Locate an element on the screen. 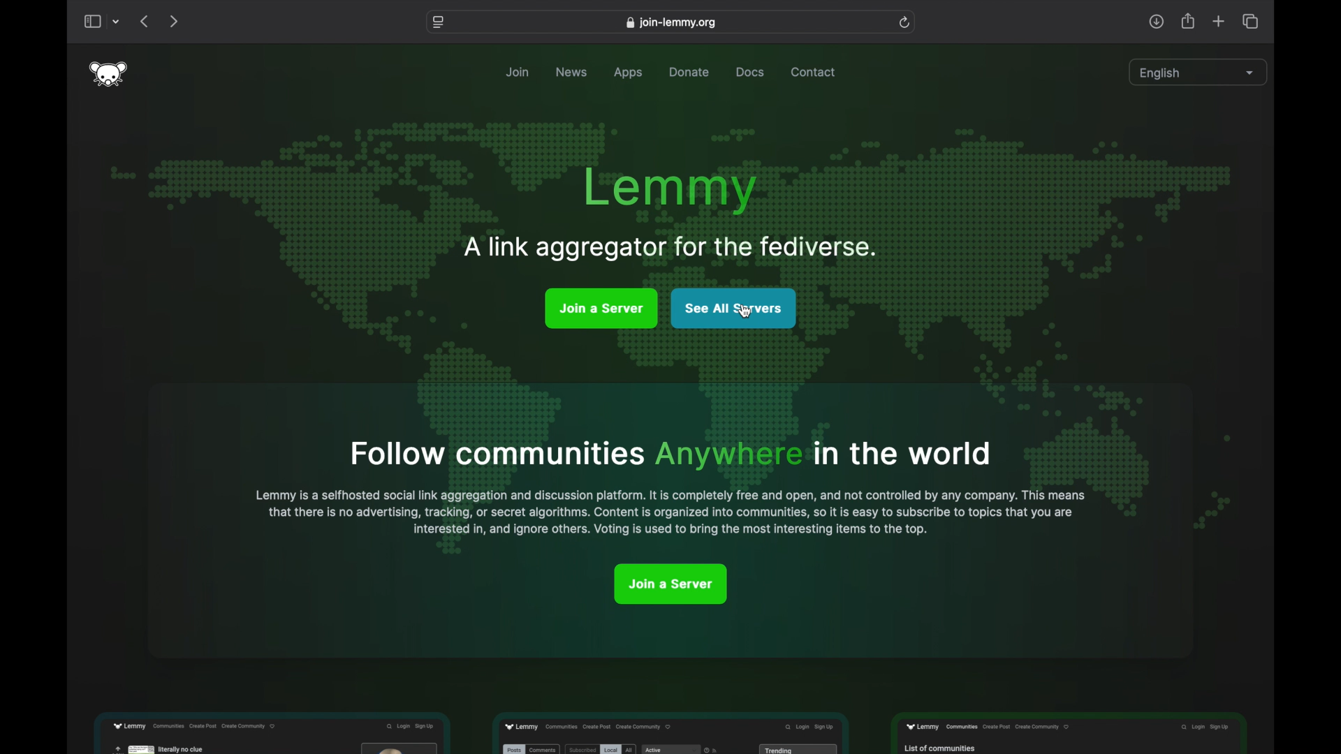  interested in, and ignore others. Voting is used to bring most interesting items to the top. is located at coordinates (670, 531).